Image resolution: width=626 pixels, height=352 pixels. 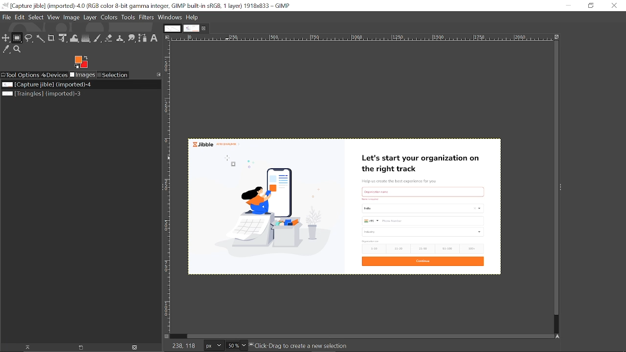 I want to click on Paths tool, so click(x=143, y=38).